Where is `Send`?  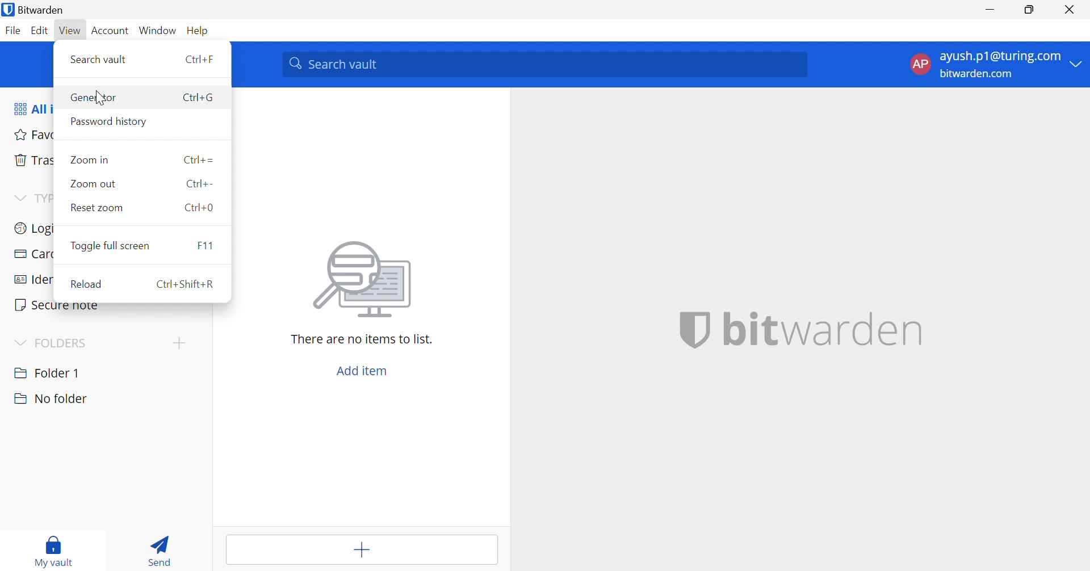
Send is located at coordinates (161, 549).